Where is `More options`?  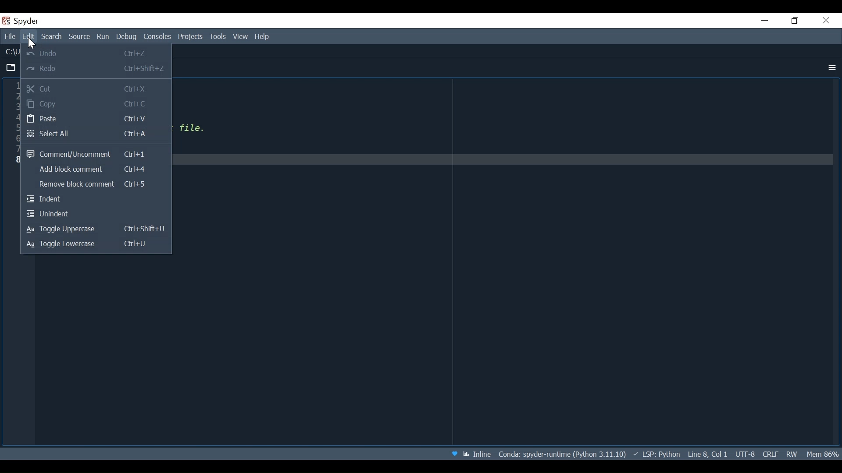 More options is located at coordinates (831, 68).